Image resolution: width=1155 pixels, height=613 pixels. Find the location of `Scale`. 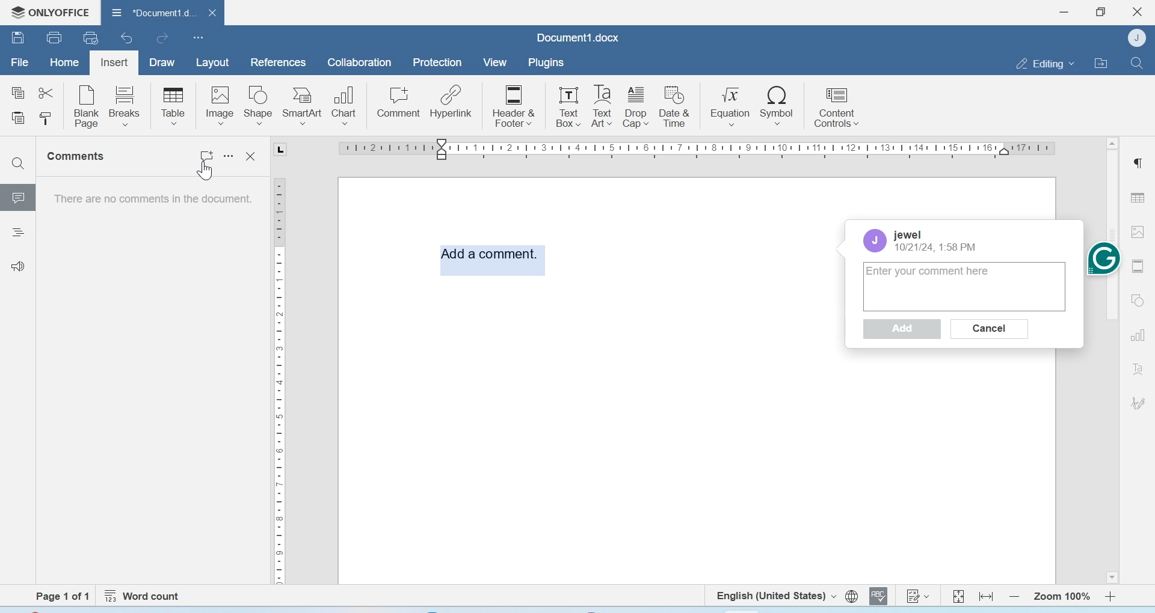

Scale is located at coordinates (691, 150).